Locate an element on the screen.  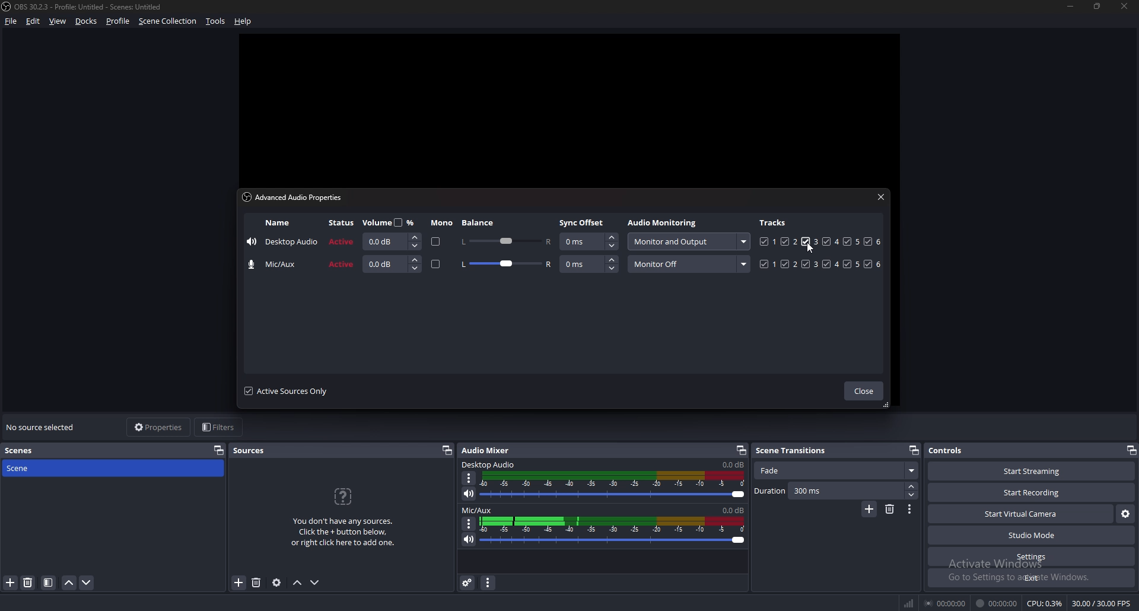
audio mixer menu is located at coordinates (490, 583).